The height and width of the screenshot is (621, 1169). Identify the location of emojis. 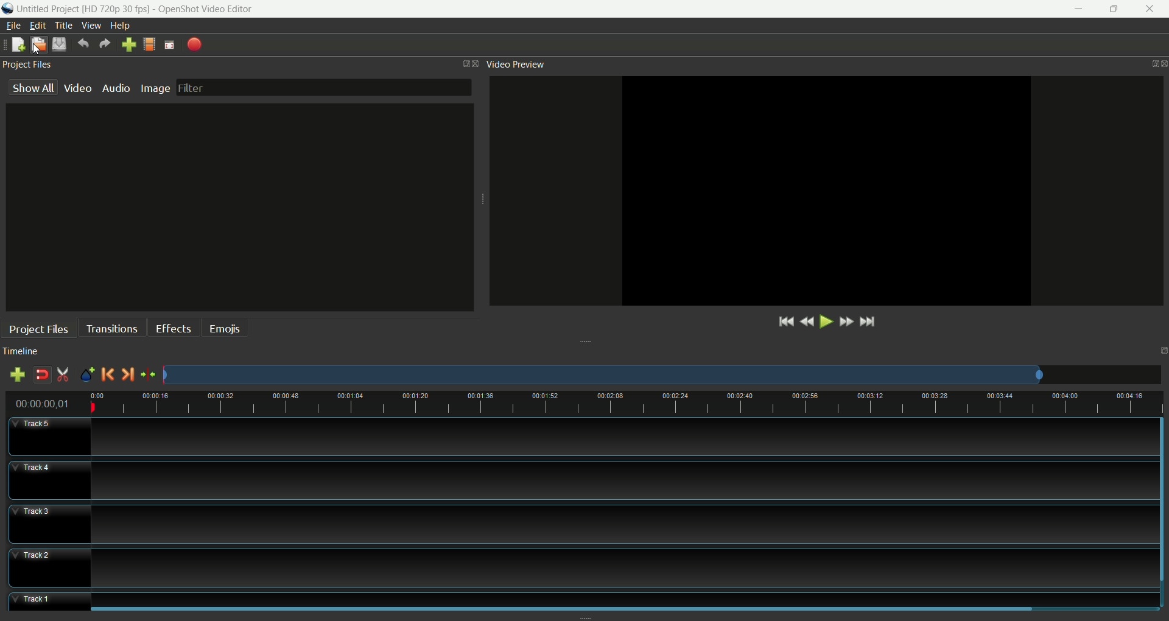
(223, 328).